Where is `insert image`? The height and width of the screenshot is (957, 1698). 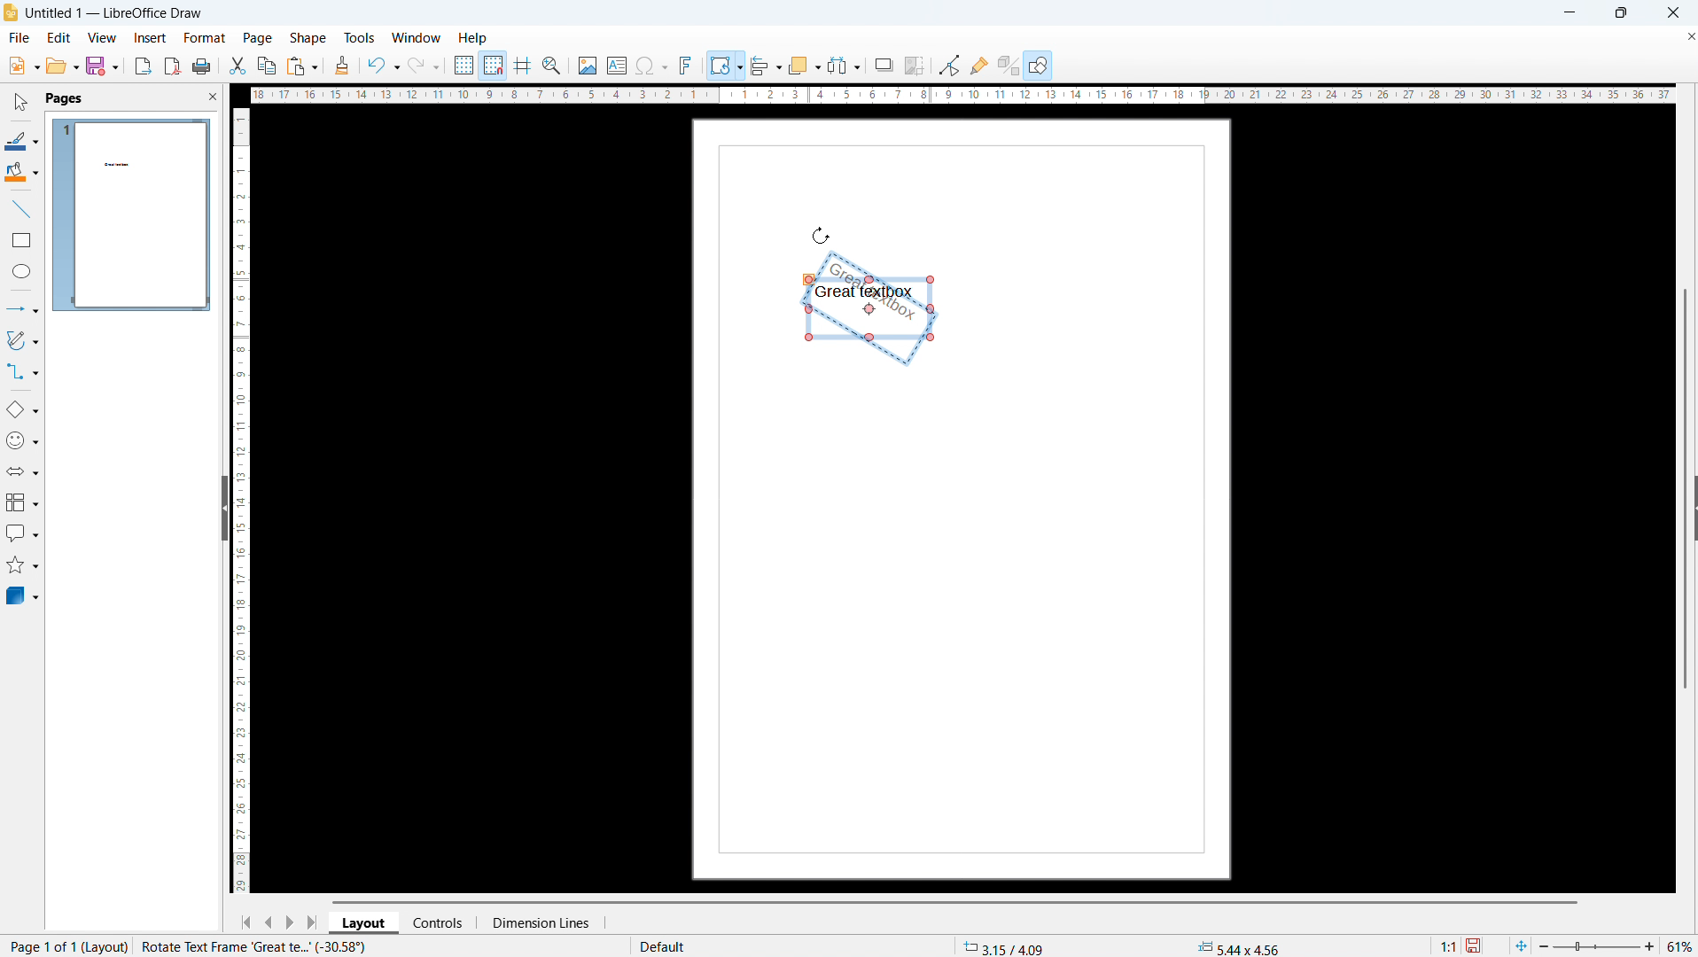
insert image is located at coordinates (588, 64).